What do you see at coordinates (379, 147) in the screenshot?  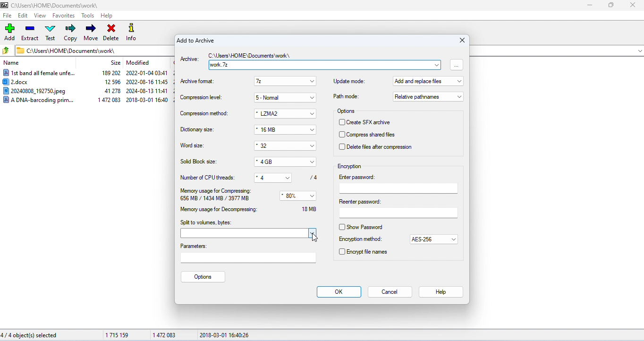 I see `delete files after compression` at bounding box center [379, 147].